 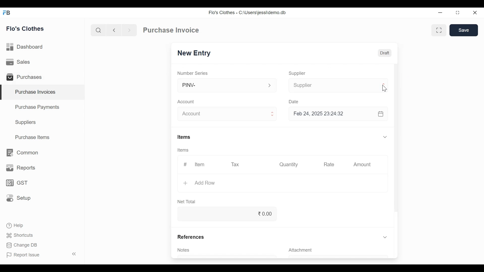 What do you see at coordinates (185, 250) in the screenshot?
I see `Notes` at bounding box center [185, 250].